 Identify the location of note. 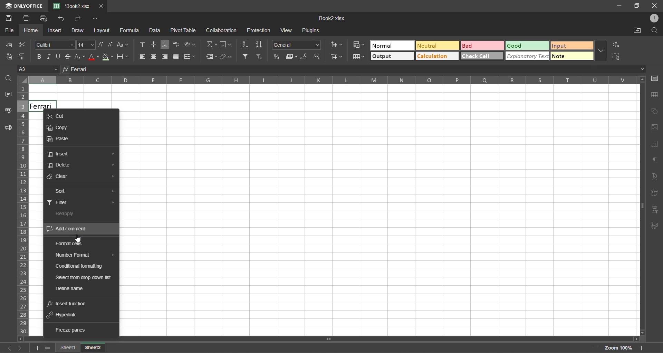
(572, 56).